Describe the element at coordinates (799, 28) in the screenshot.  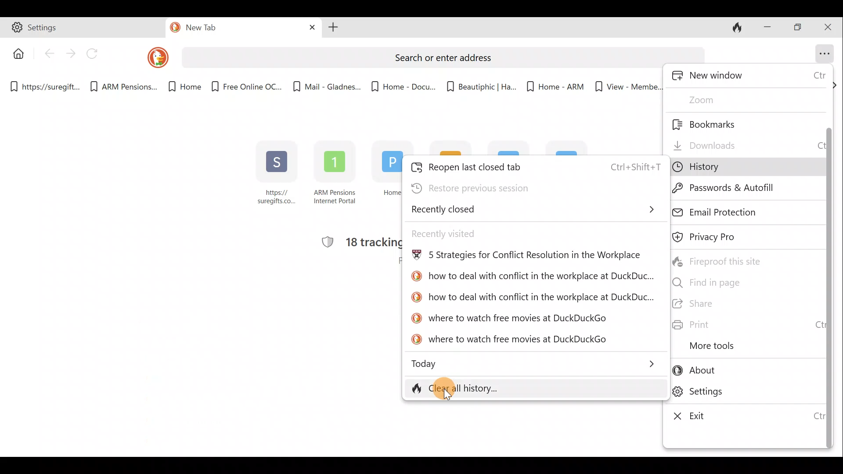
I see `Restore down` at that location.